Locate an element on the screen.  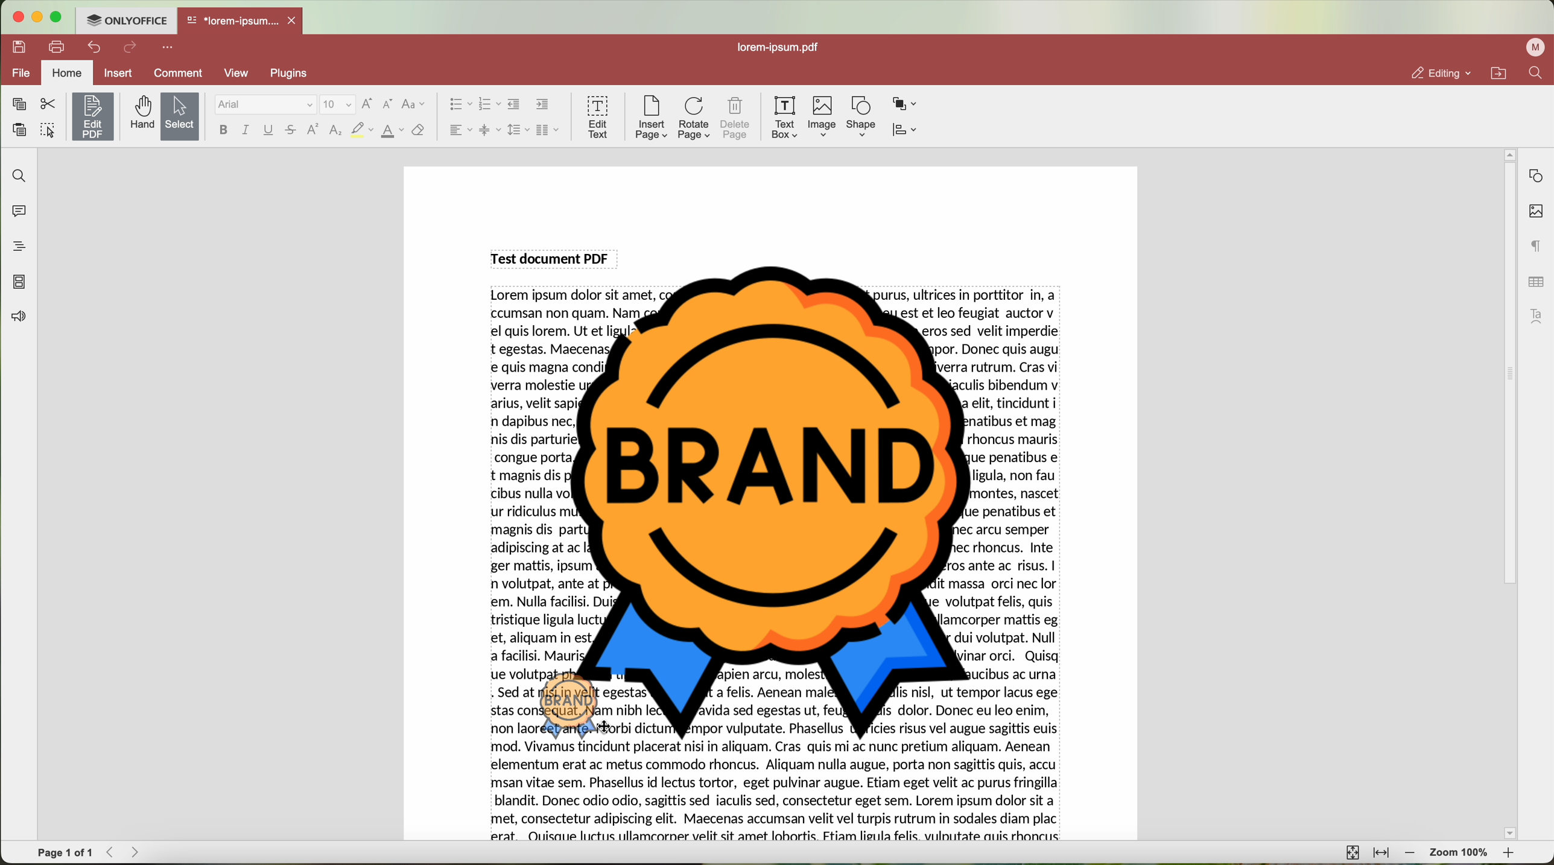
edit text is located at coordinates (599, 116).